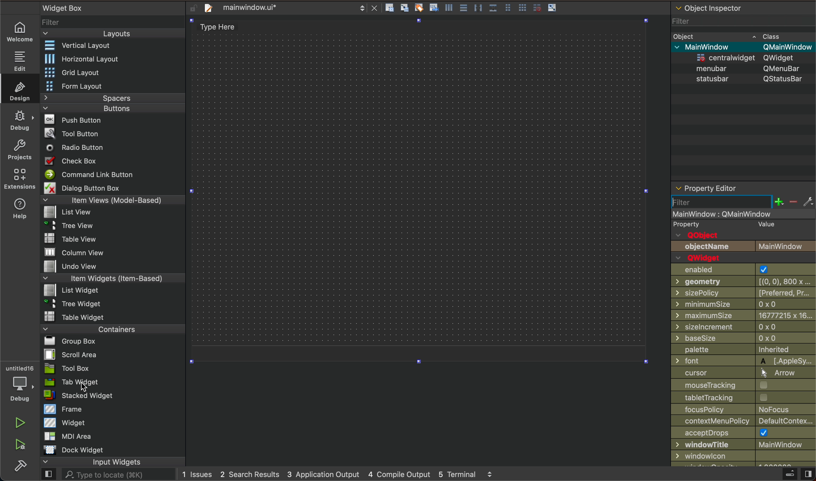 Image resolution: width=816 pixels, height=481 pixels. What do you see at coordinates (744, 316) in the screenshot?
I see `` at bounding box center [744, 316].